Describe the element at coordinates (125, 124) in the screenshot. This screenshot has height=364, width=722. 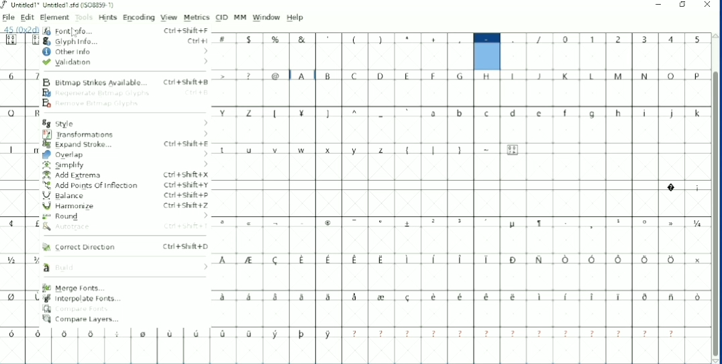
I see `Style` at that location.